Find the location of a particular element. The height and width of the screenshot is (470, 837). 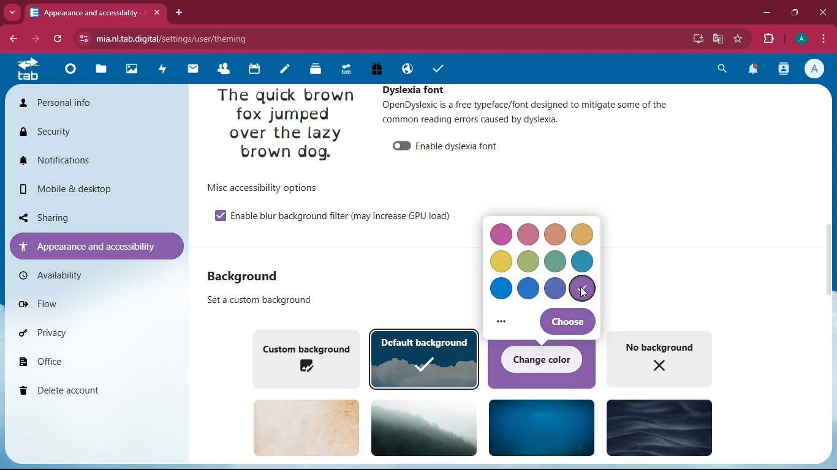

color is located at coordinates (529, 288).